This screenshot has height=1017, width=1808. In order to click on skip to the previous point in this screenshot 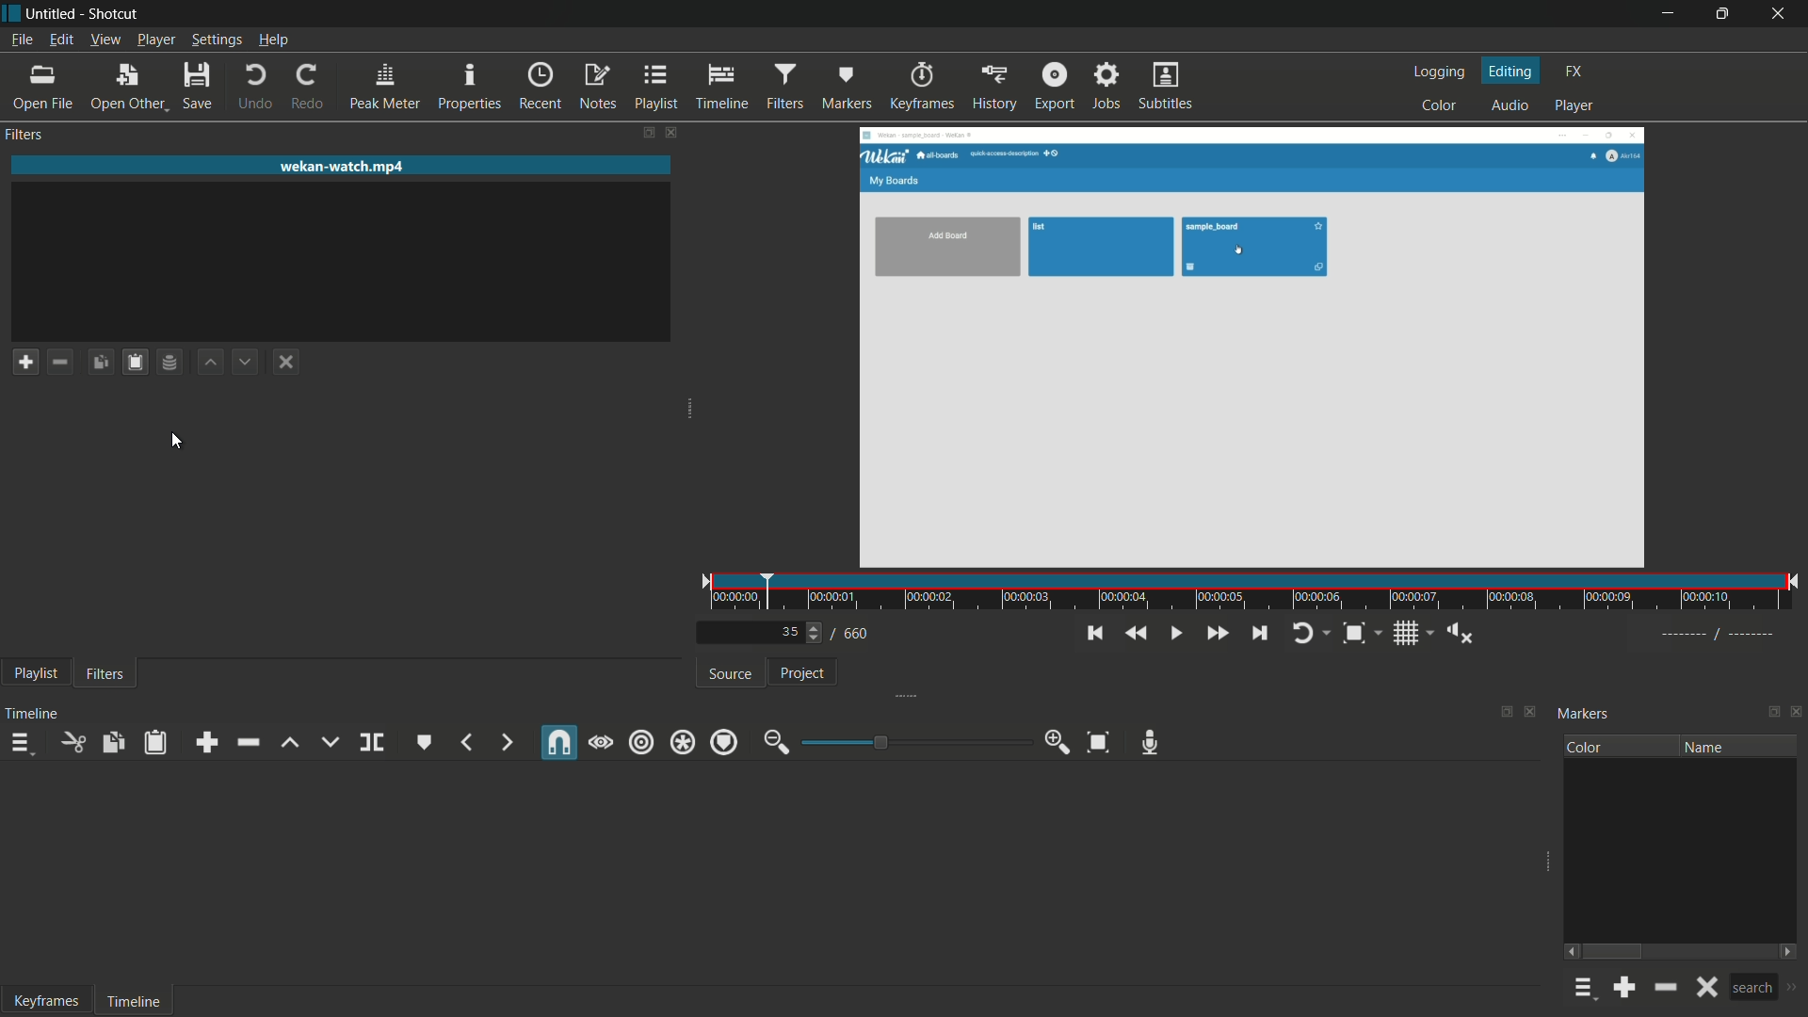, I will do `click(1093, 634)`.